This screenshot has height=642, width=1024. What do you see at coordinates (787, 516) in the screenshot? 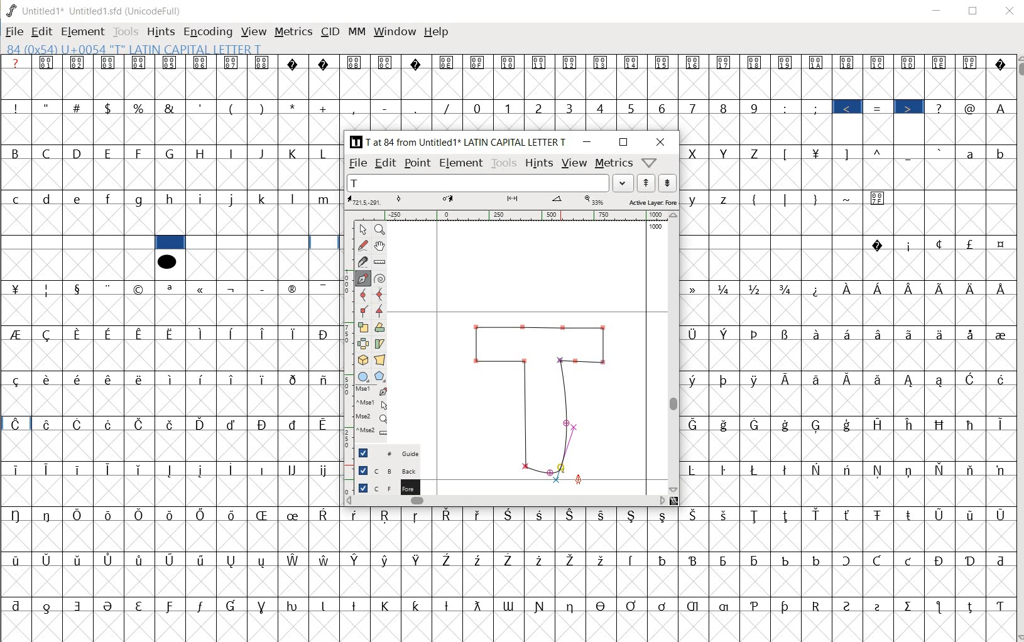
I see `Symbol` at bounding box center [787, 516].